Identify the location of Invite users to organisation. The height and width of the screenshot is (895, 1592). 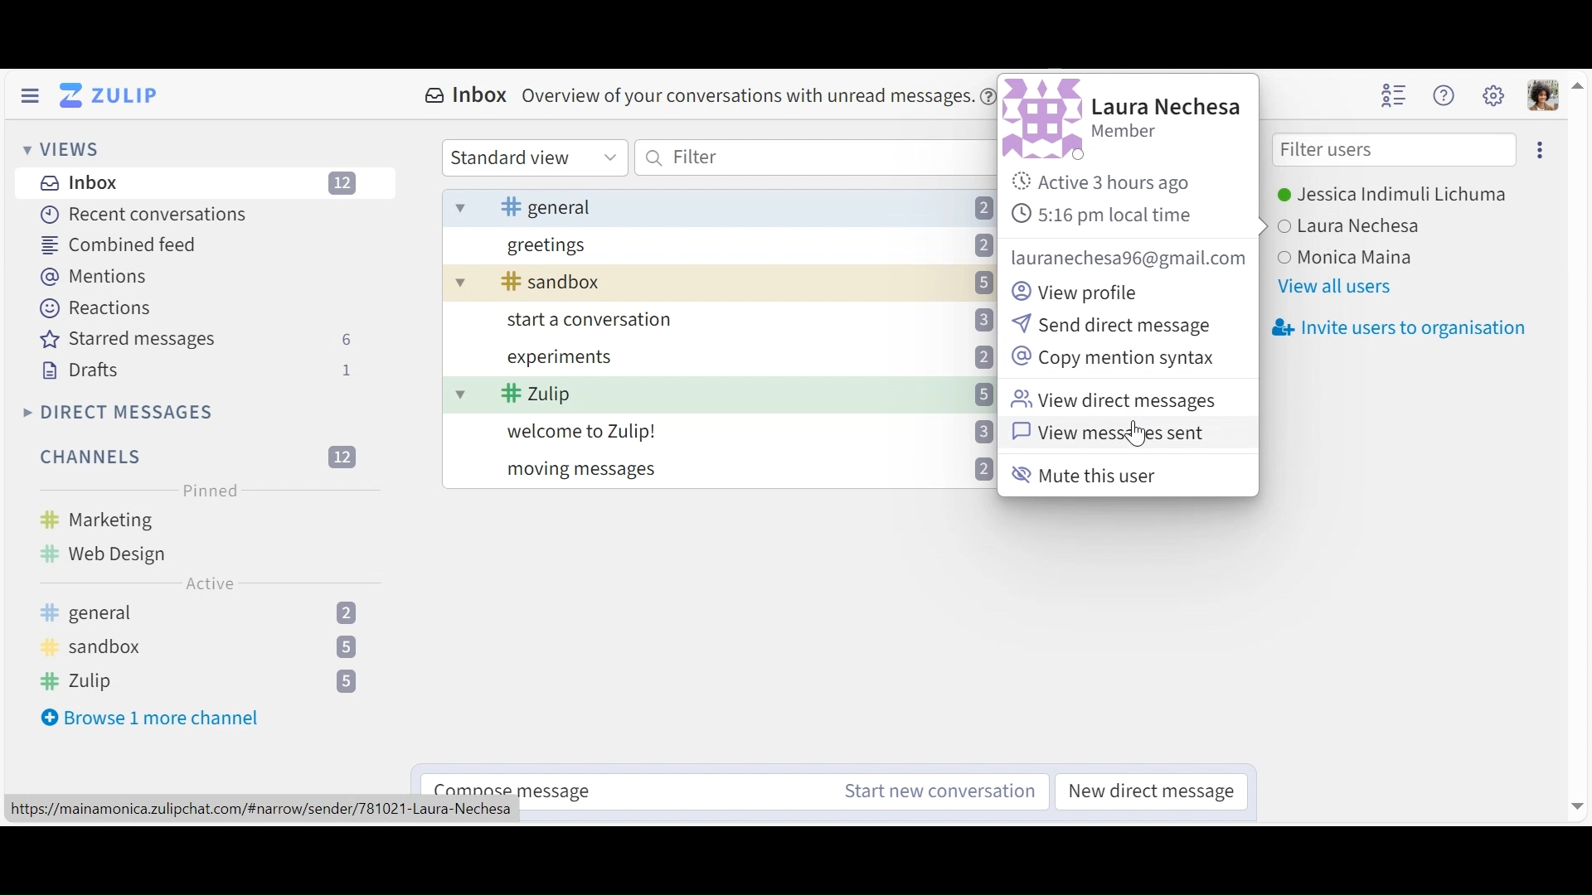
(1396, 327).